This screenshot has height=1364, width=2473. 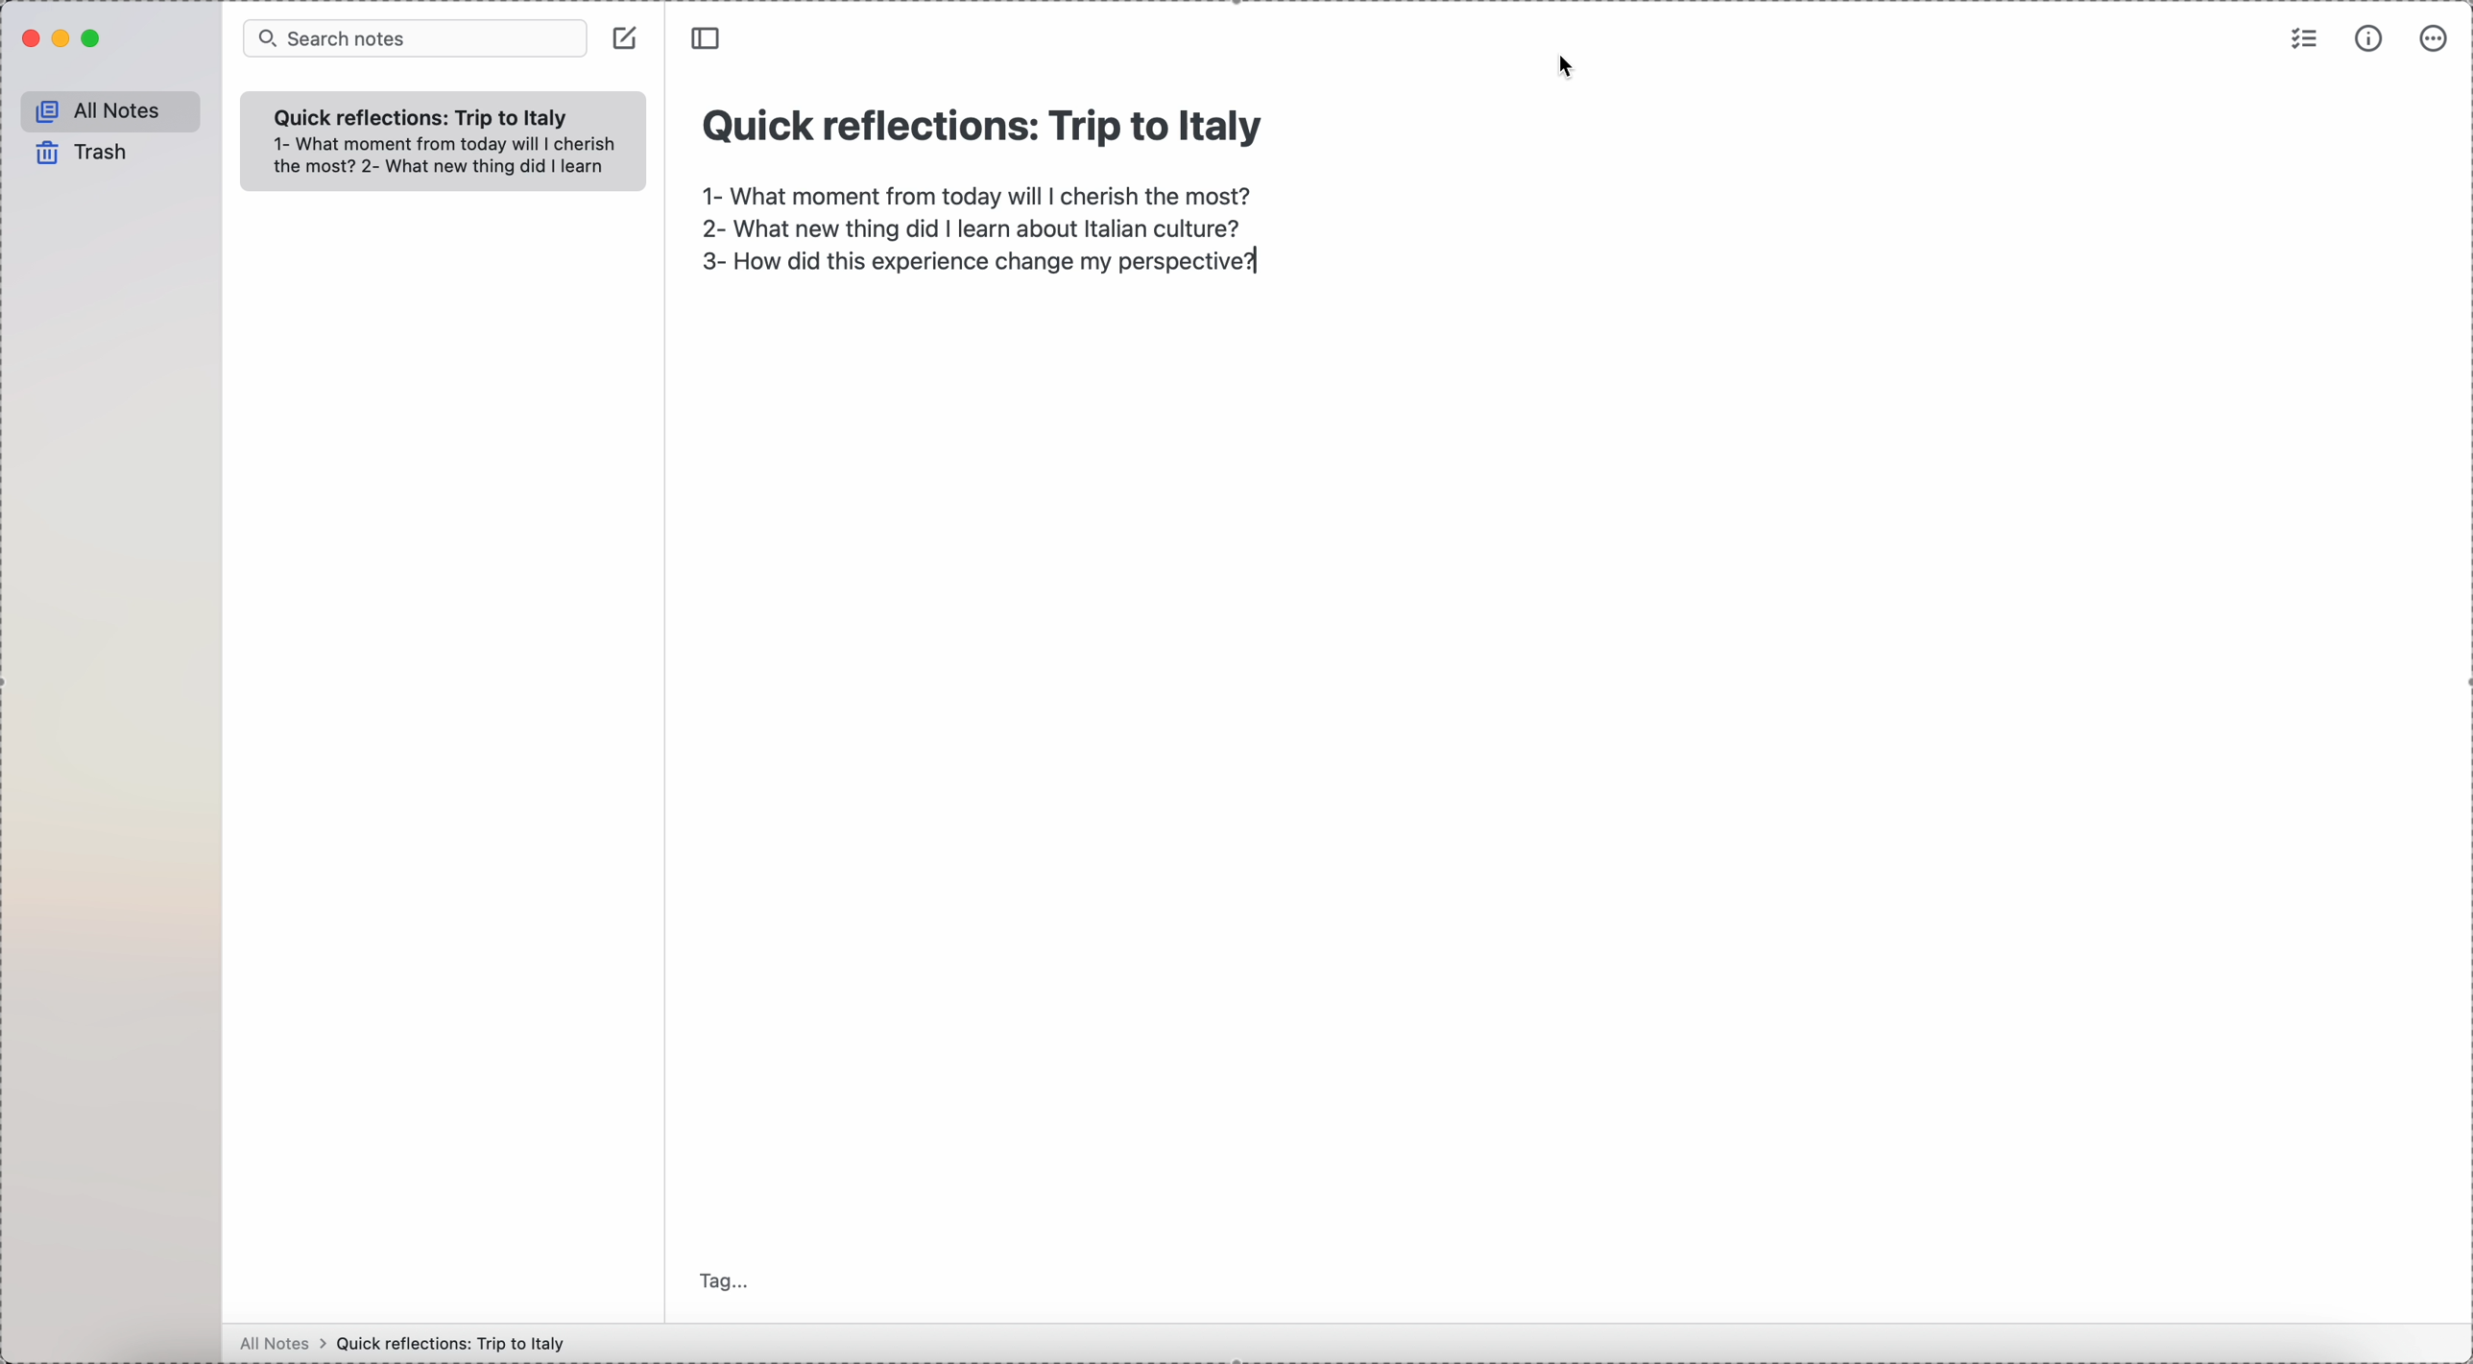 What do you see at coordinates (425, 115) in the screenshot?
I see `quick refelection trip to italy` at bounding box center [425, 115].